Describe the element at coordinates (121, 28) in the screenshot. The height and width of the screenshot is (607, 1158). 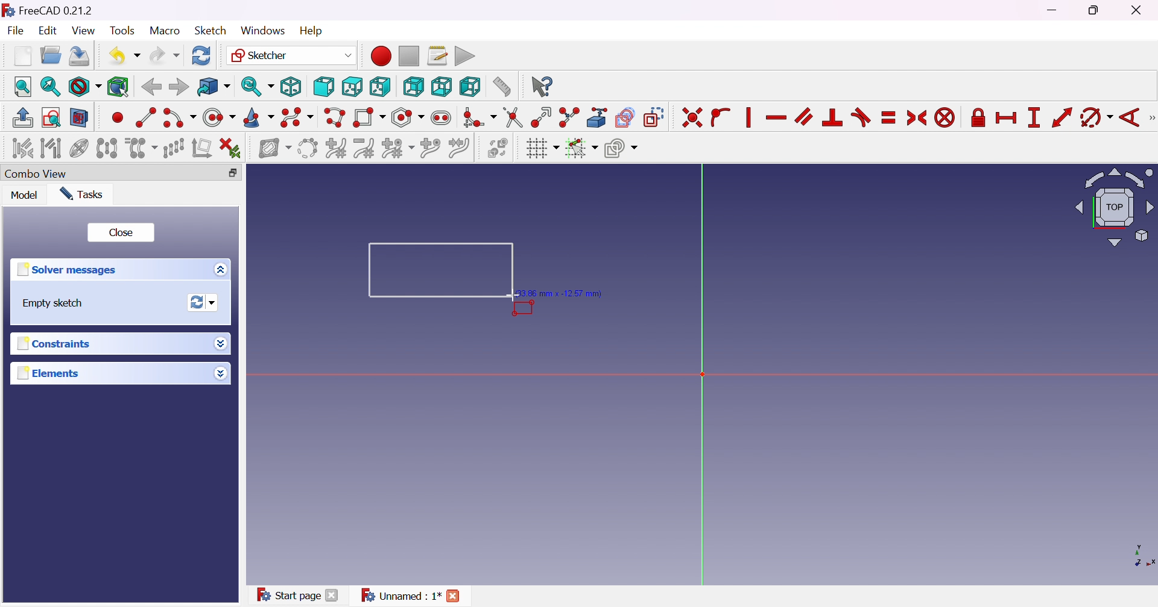
I see `Tools` at that location.